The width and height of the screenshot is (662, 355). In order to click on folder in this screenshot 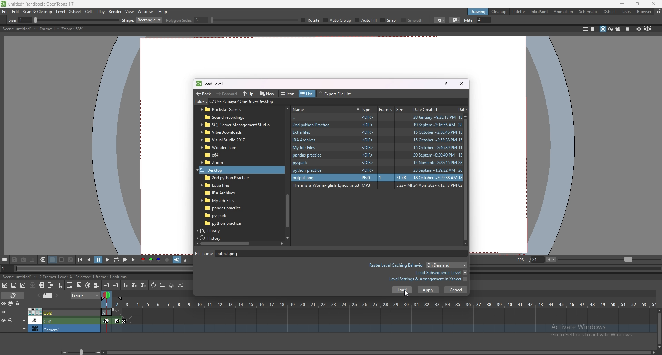, I will do `click(230, 118)`.